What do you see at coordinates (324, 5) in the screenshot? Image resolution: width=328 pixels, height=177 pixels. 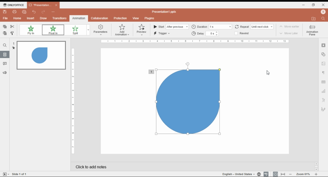 I see `close window` at bounding box center [324, 5].